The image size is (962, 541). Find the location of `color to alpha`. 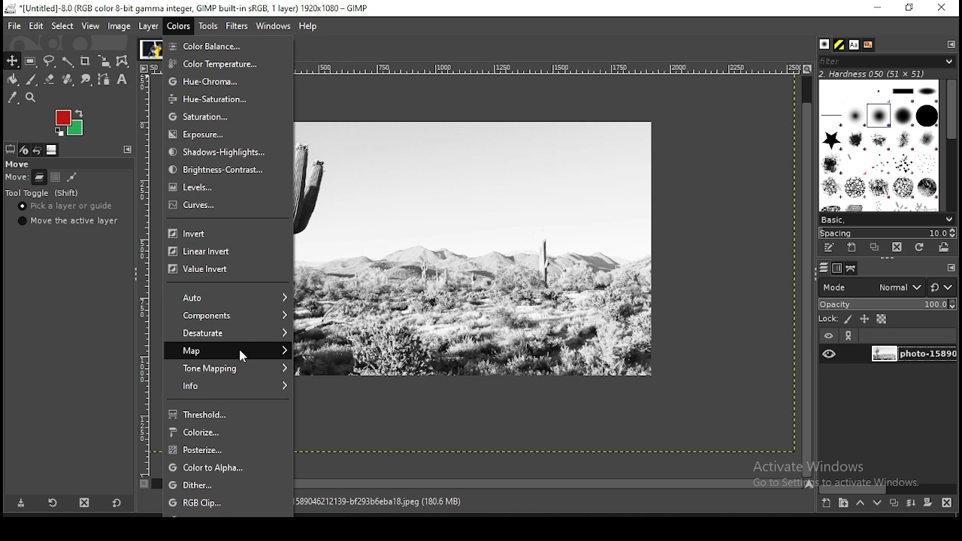

color to alpha is located at coordinates (229, 468).